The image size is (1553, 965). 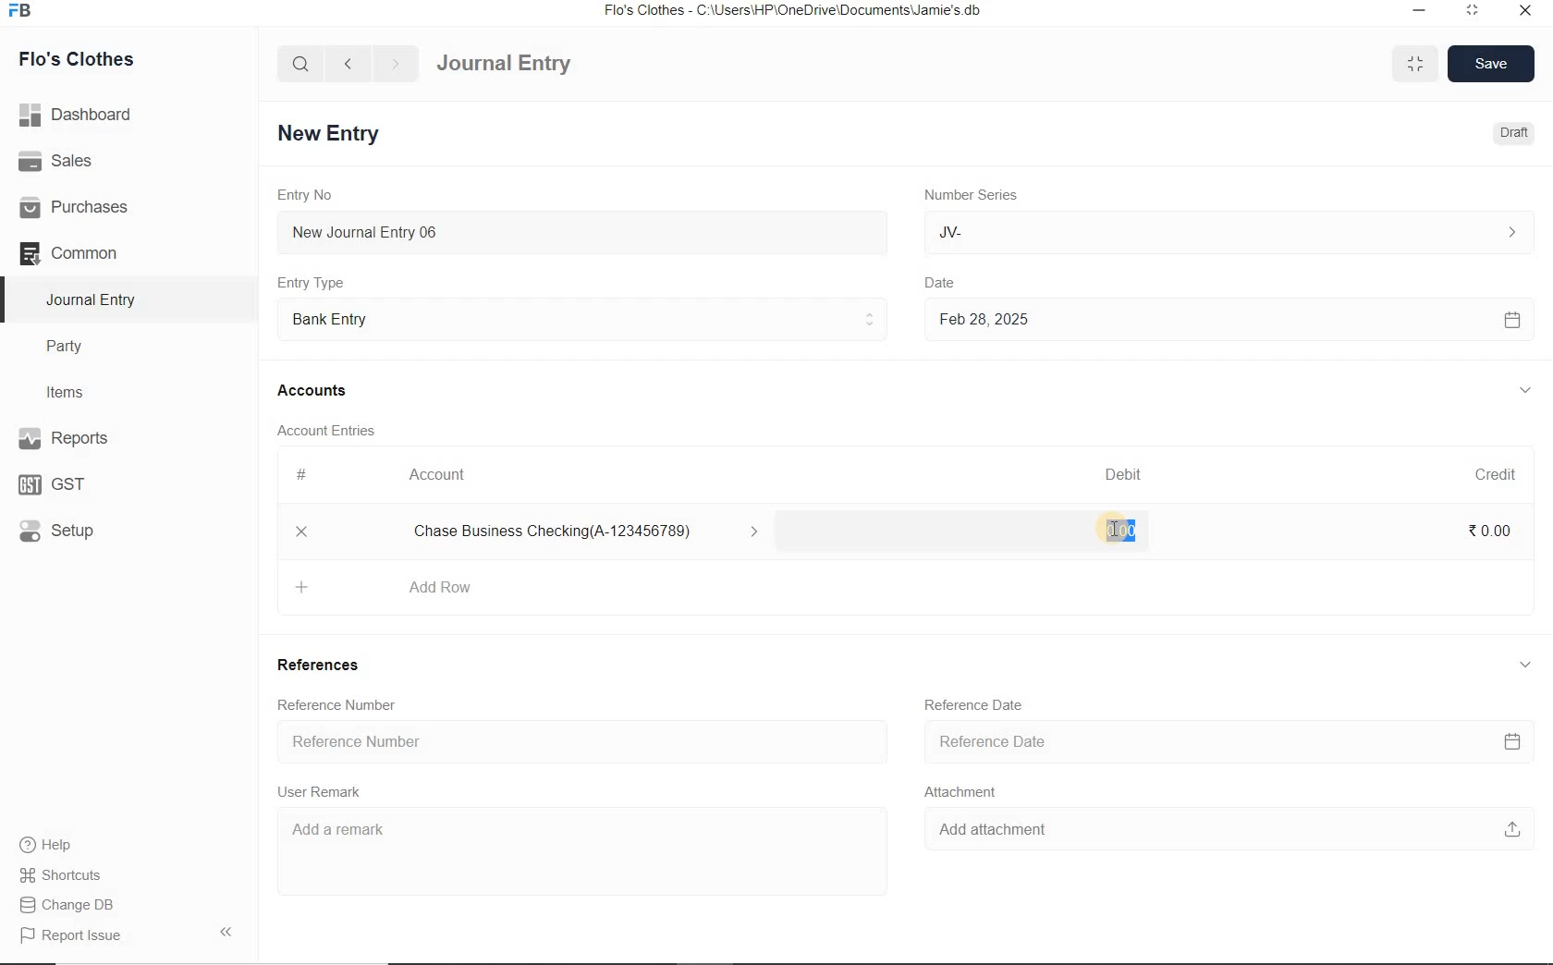 What do you see at coordinates (953, 280) in the screenshot?
I see `Date` at bounding box center [953, 280].